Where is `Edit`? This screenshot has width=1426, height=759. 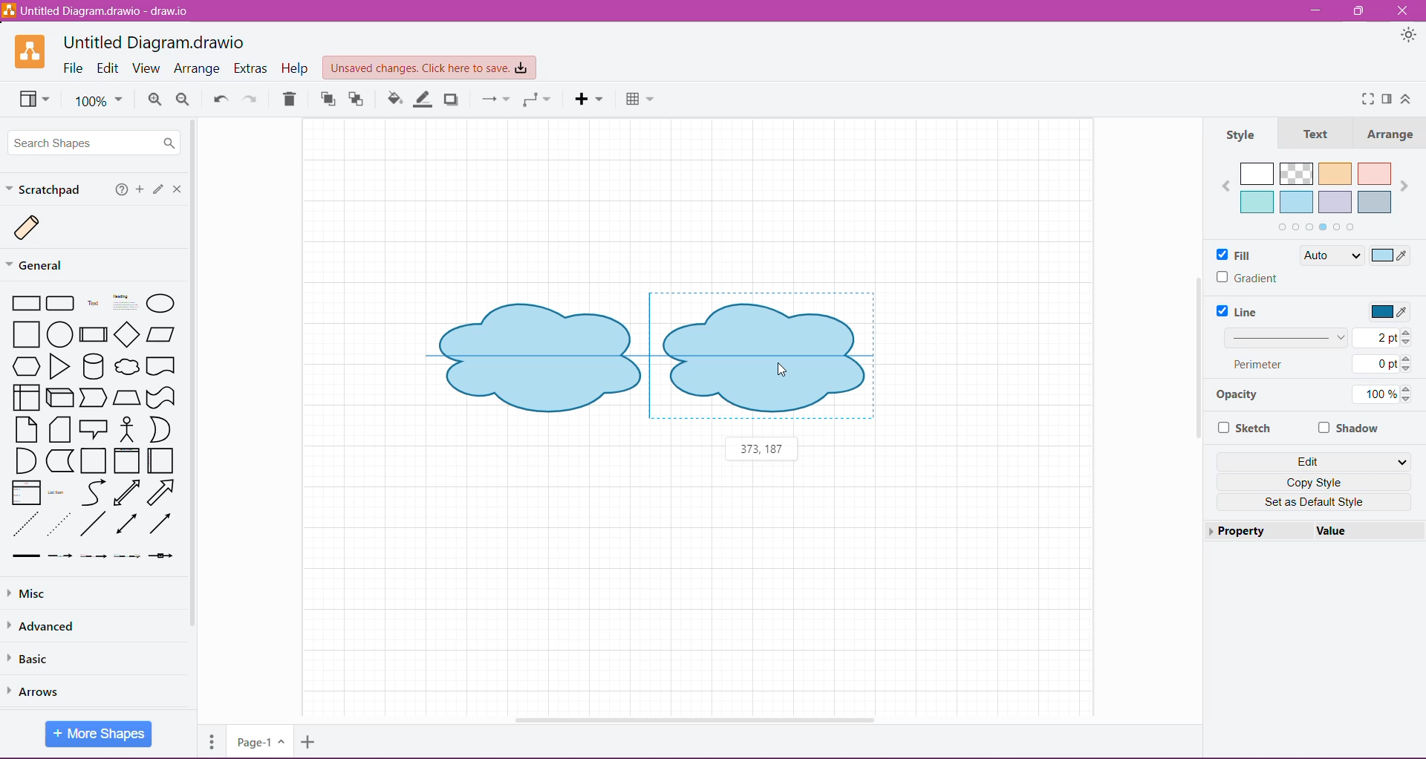 Edit is located at coordinates (109, 68).